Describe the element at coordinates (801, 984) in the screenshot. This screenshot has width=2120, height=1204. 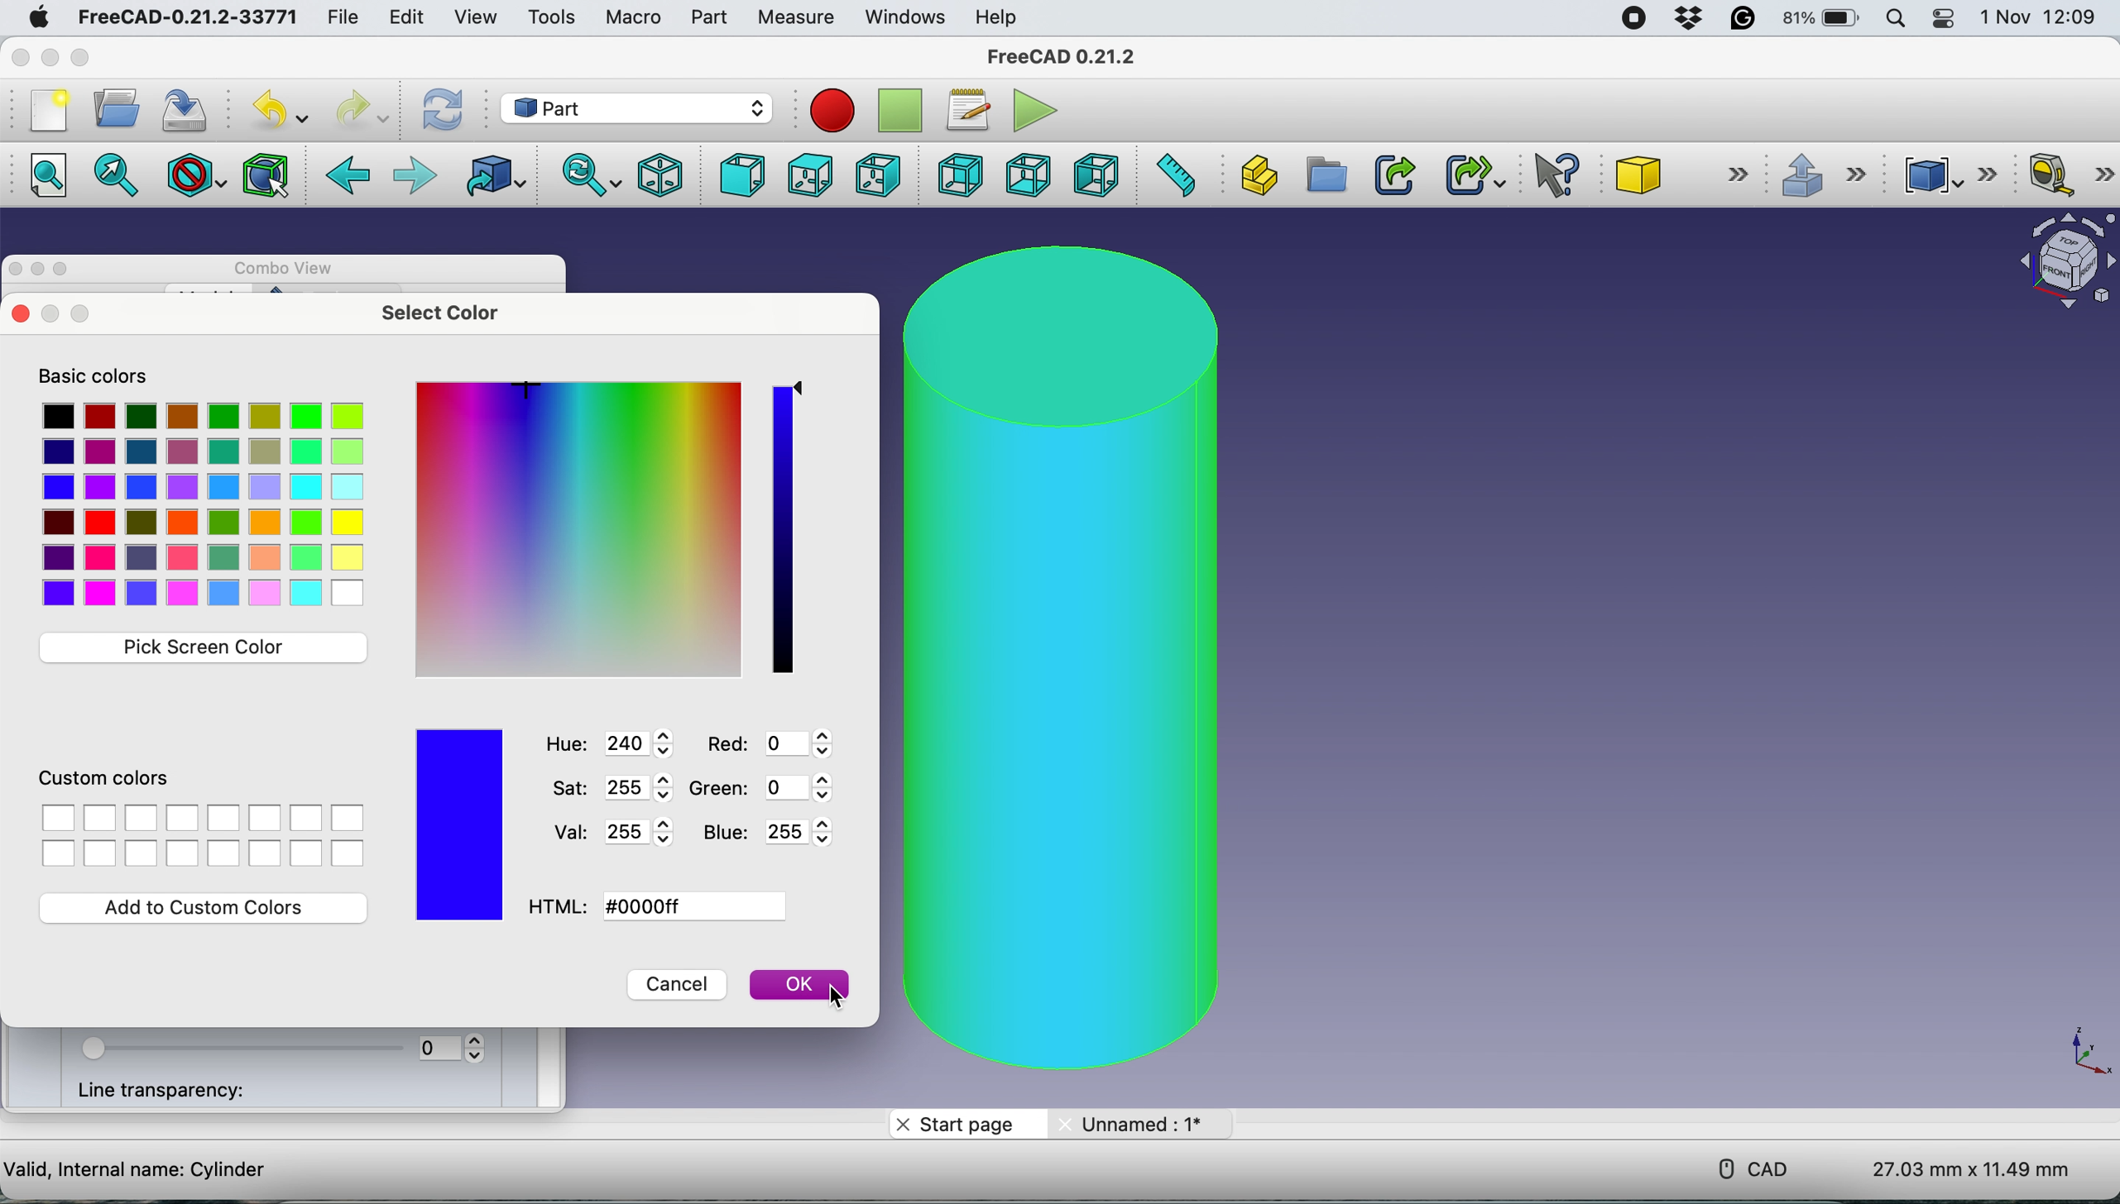
I see `ok` at that location.